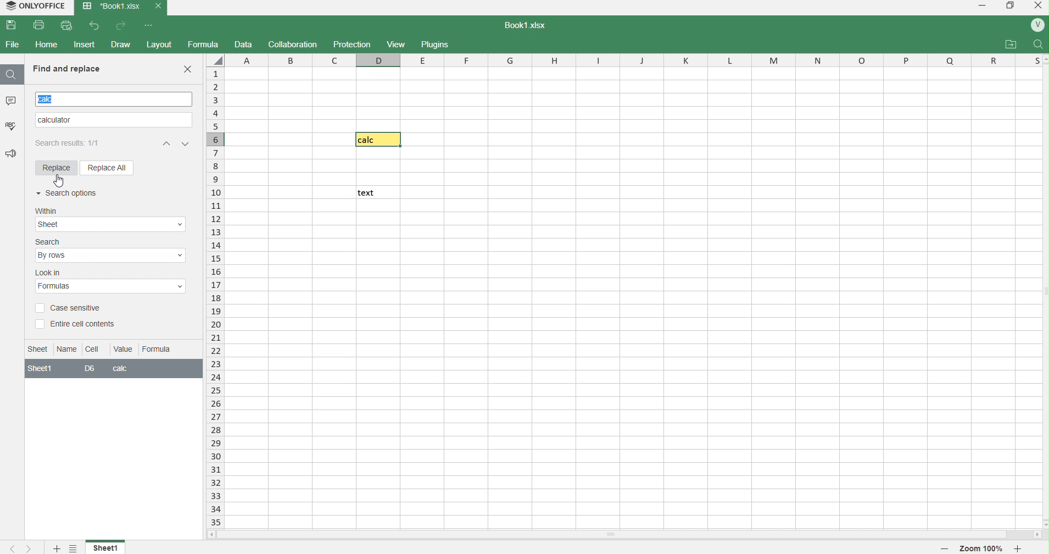  Describe the element at coordinates (34, 7) in the screenshot. I see `onlyoffice` at that location.